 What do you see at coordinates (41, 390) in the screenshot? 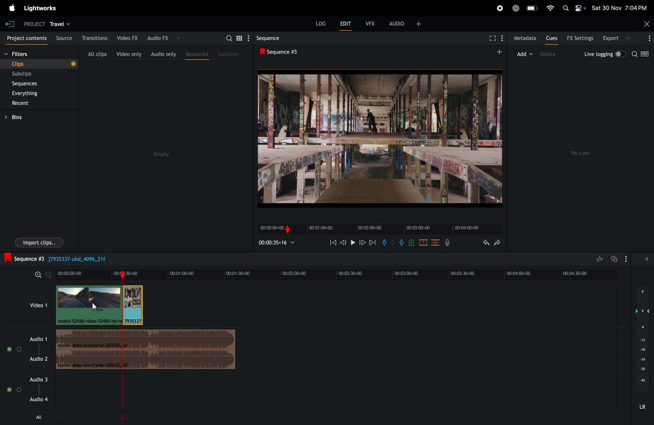
I see `Audio 3 -- Audio 4` at bounding box center [41, 390].